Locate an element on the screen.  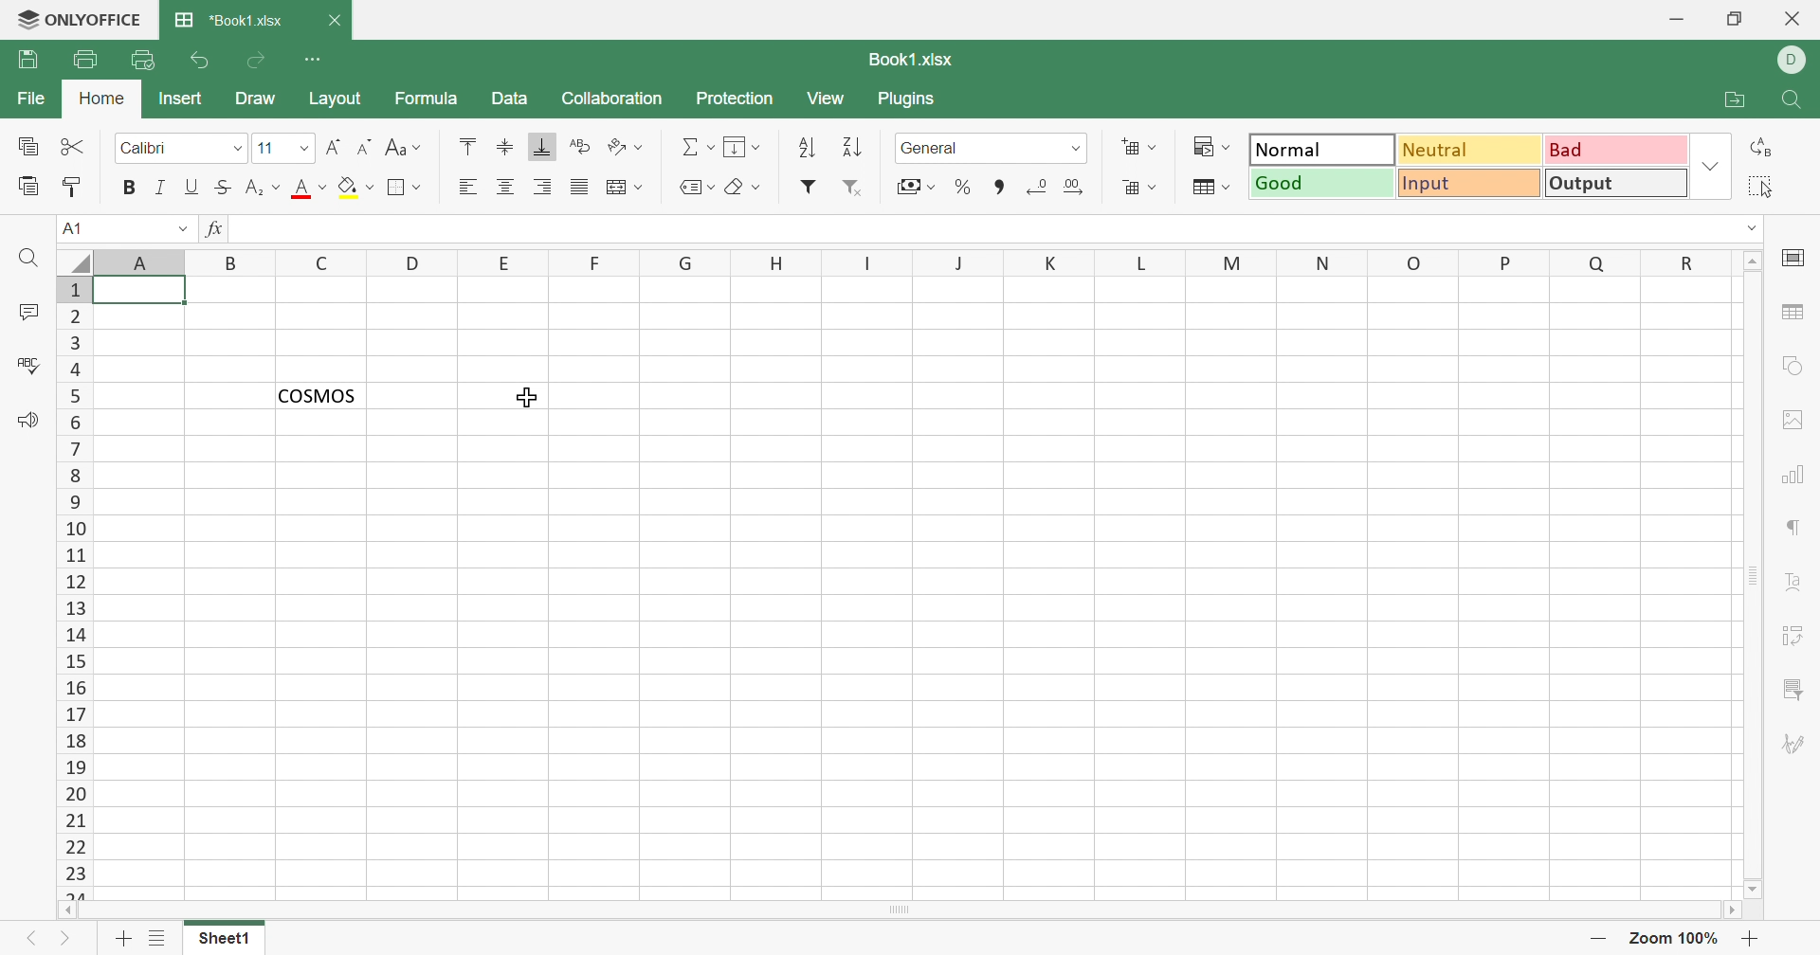
Scroll right is located at coordinates (1730, 909).